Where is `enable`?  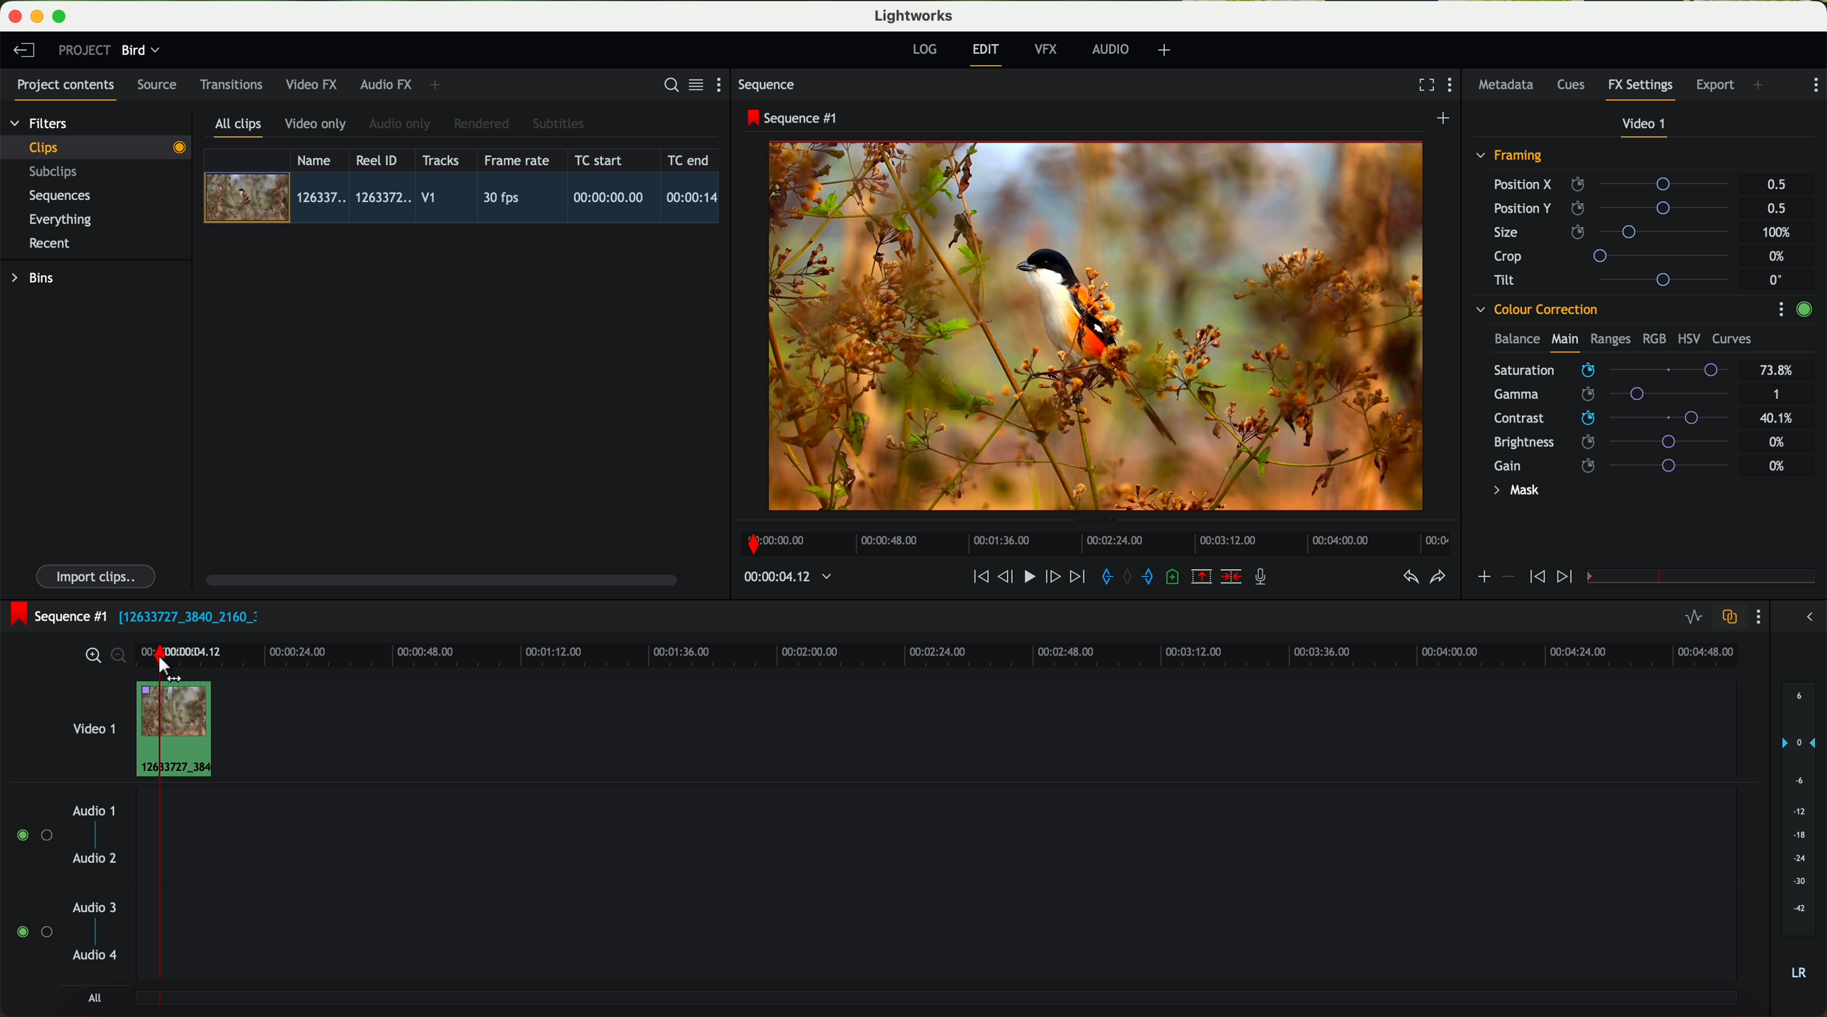 enable is located at coordinates (1804, 311).